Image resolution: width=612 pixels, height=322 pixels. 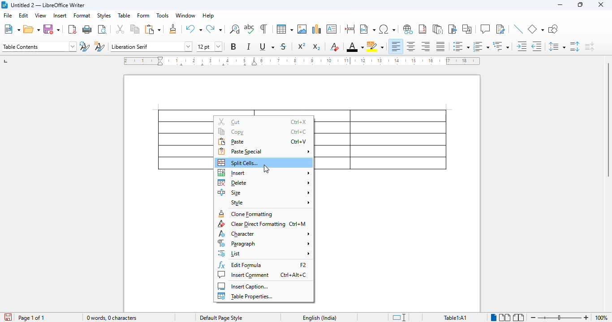 I want to click on size, so click(x=264, y=192).